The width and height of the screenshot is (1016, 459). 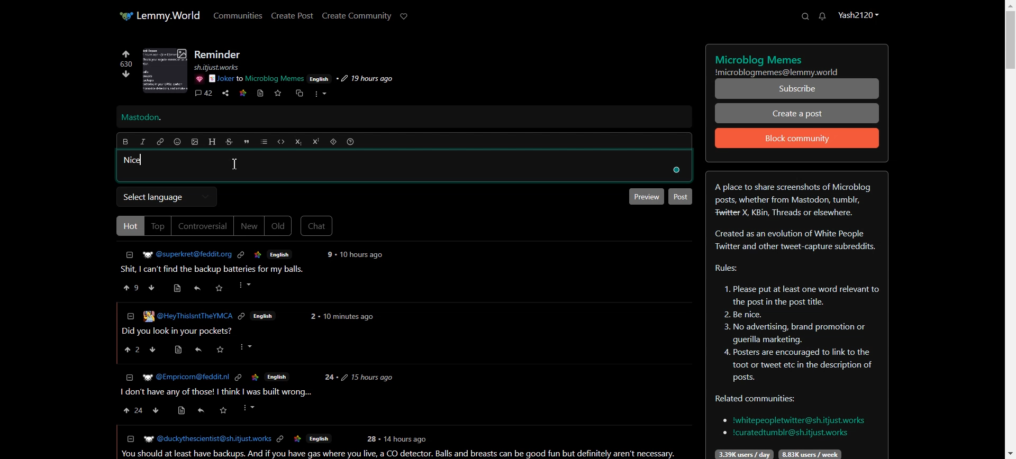 What do you see at coordinates (125, 142) in the screenshot?
I see `Bold` at bounding box center [125, 142].